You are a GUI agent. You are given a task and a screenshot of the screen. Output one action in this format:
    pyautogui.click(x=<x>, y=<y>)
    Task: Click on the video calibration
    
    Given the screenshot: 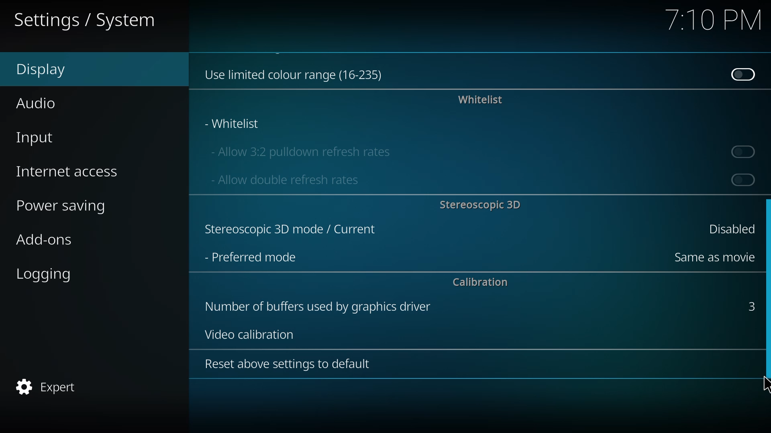 What is the action you would take?
    pyautogui.click(x=247, y=334)
    